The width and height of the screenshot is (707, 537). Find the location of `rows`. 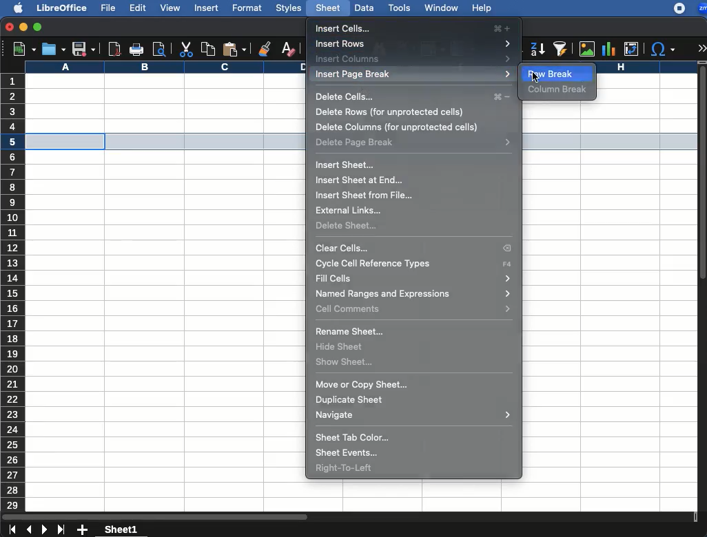

rows is located at coordinates (12, 293).